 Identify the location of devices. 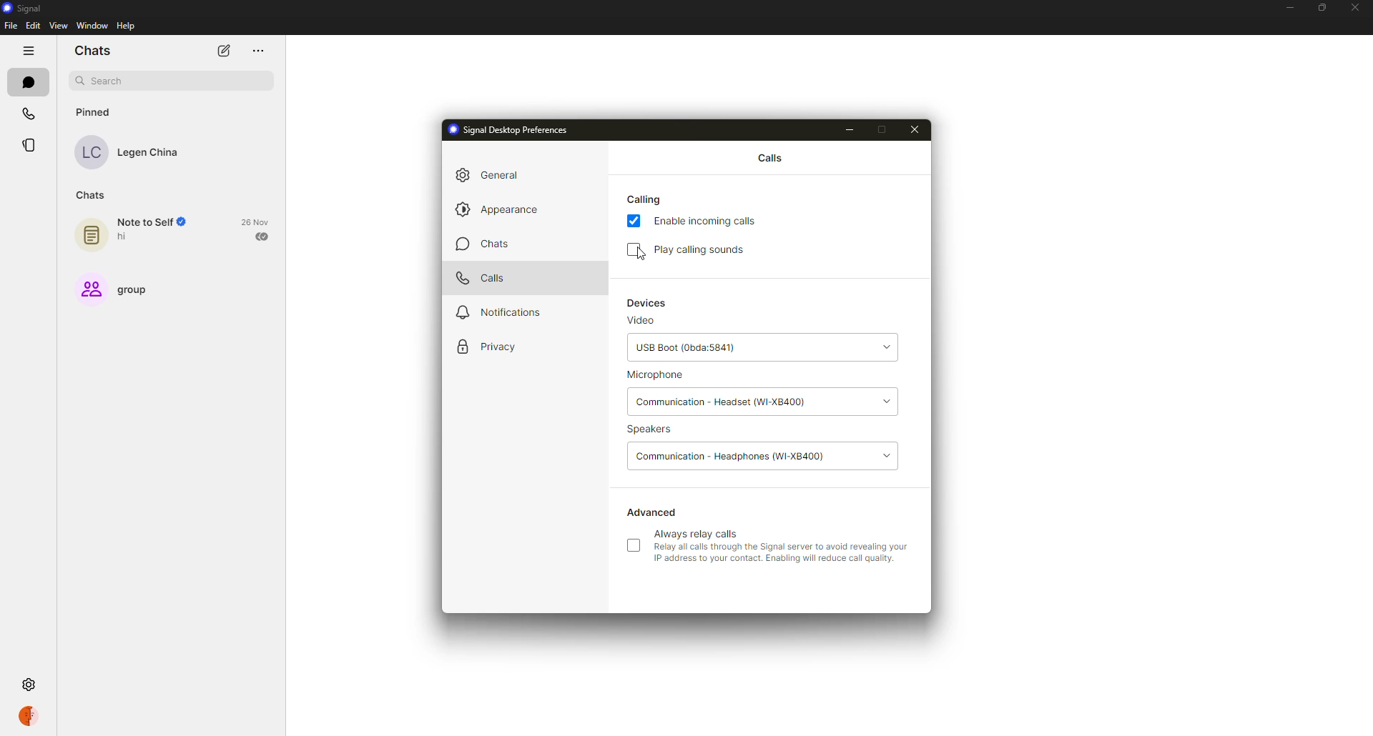
(649, 302).